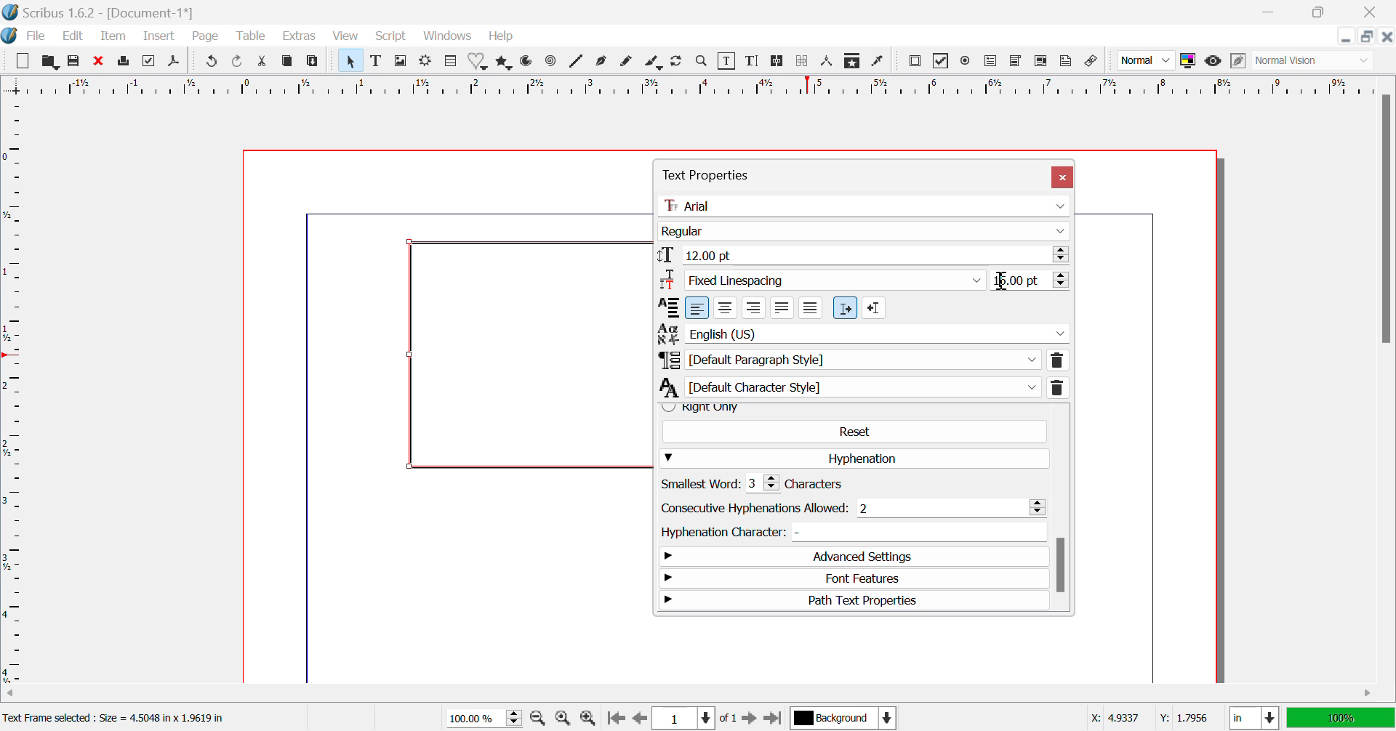 The height and width of the screenshot is (731, 1396). What do you see at coordinates (1238, 62) in the screenshot?
I see `Edit in Preview Mode` at bounding box center [1238, 62].